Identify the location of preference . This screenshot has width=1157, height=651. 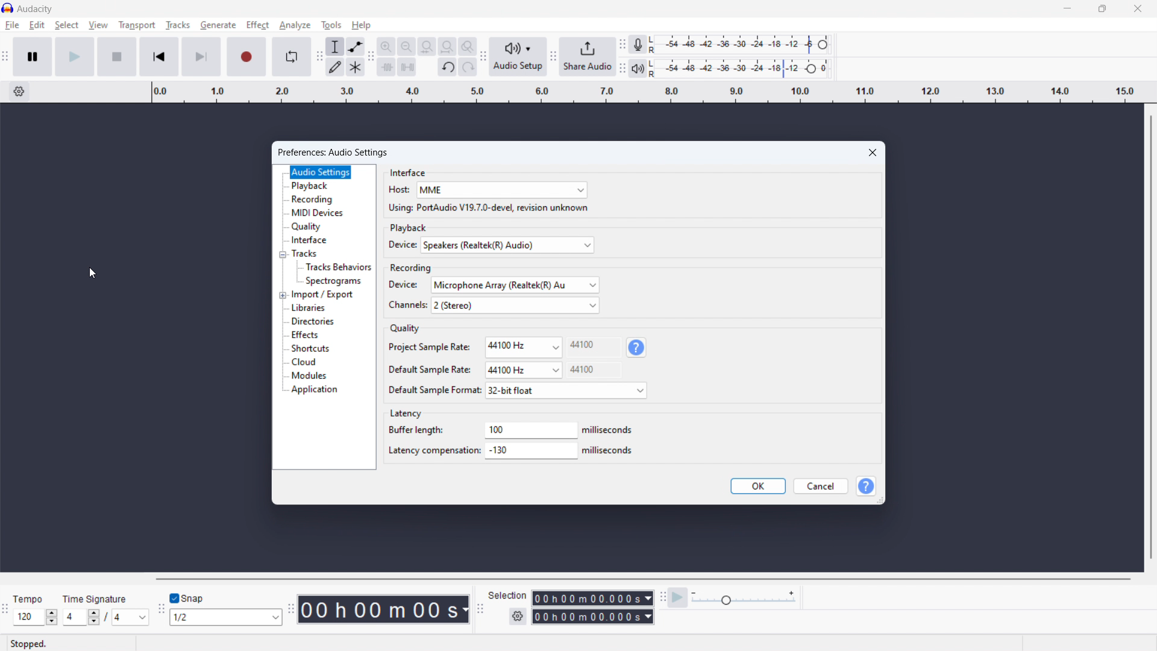
(333, 153).